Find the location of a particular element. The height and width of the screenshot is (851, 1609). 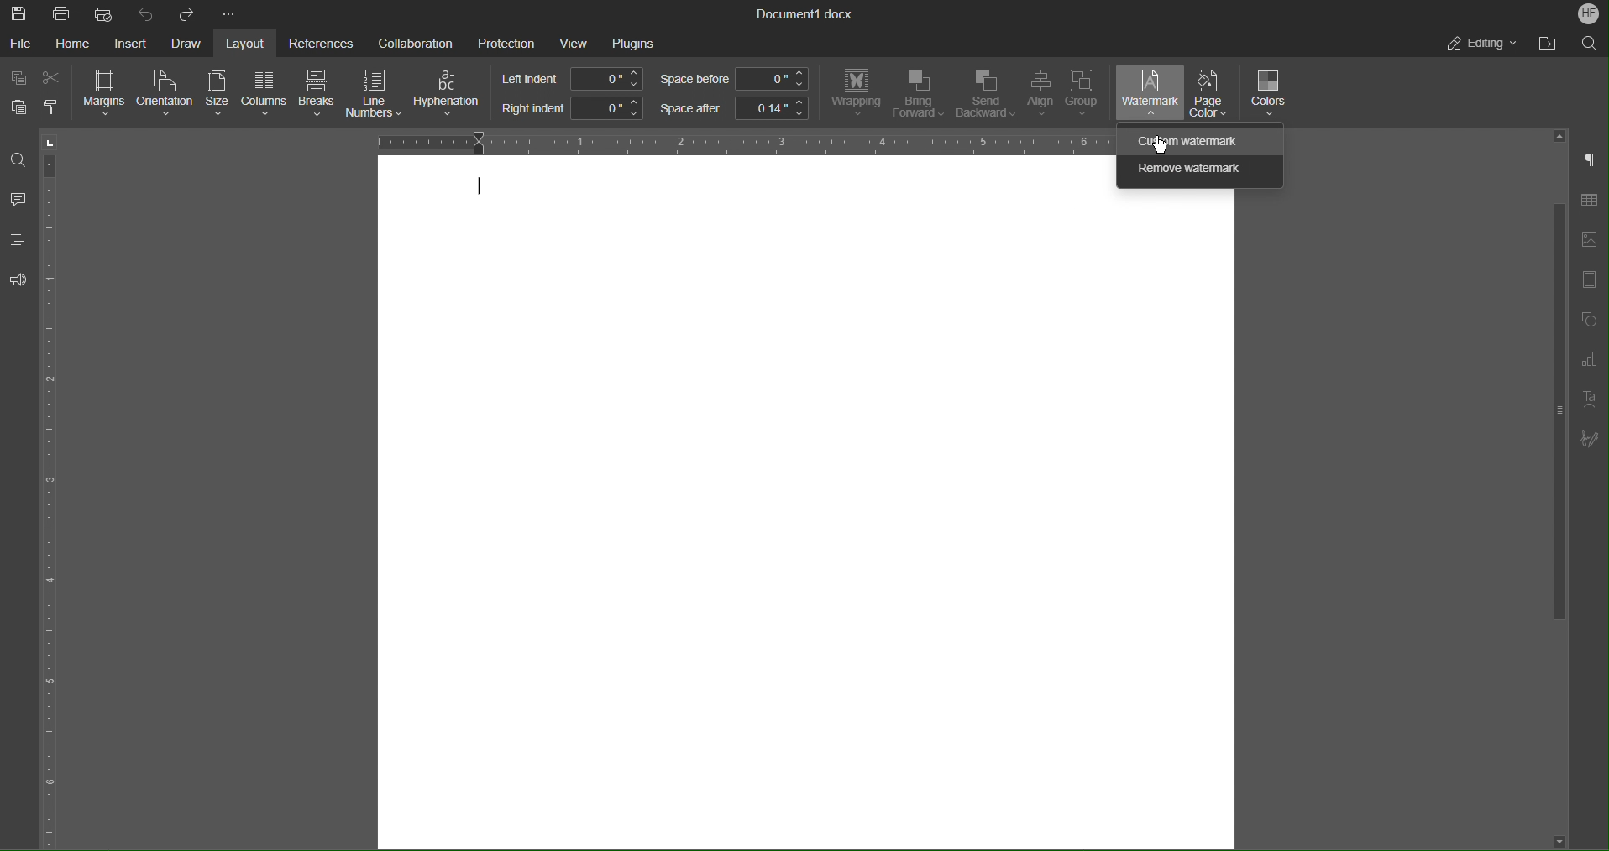

Comment is located at coordinates (18, 201).